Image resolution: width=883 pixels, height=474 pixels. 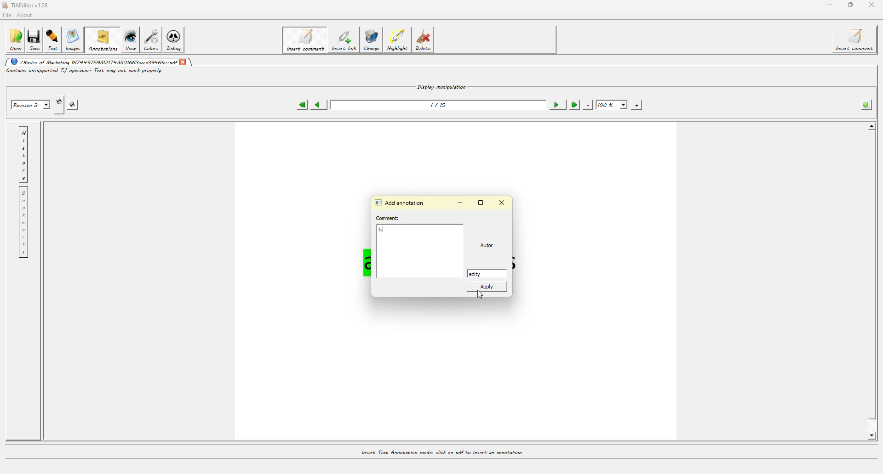 What do you see at coordinates (399, 40) in the screenshot?
I see `highlight` at bounding box center [399, 40].